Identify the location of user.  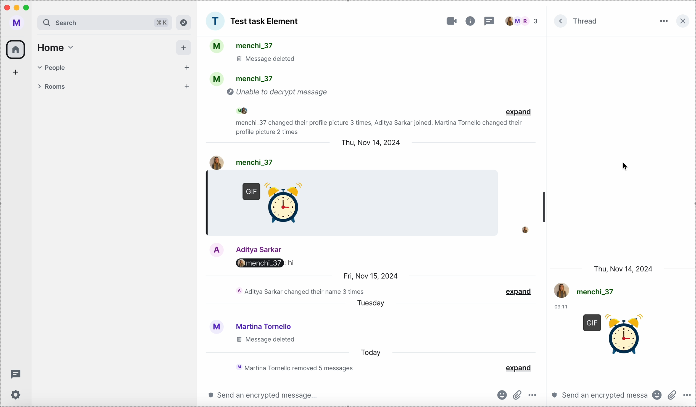
(586, 290).